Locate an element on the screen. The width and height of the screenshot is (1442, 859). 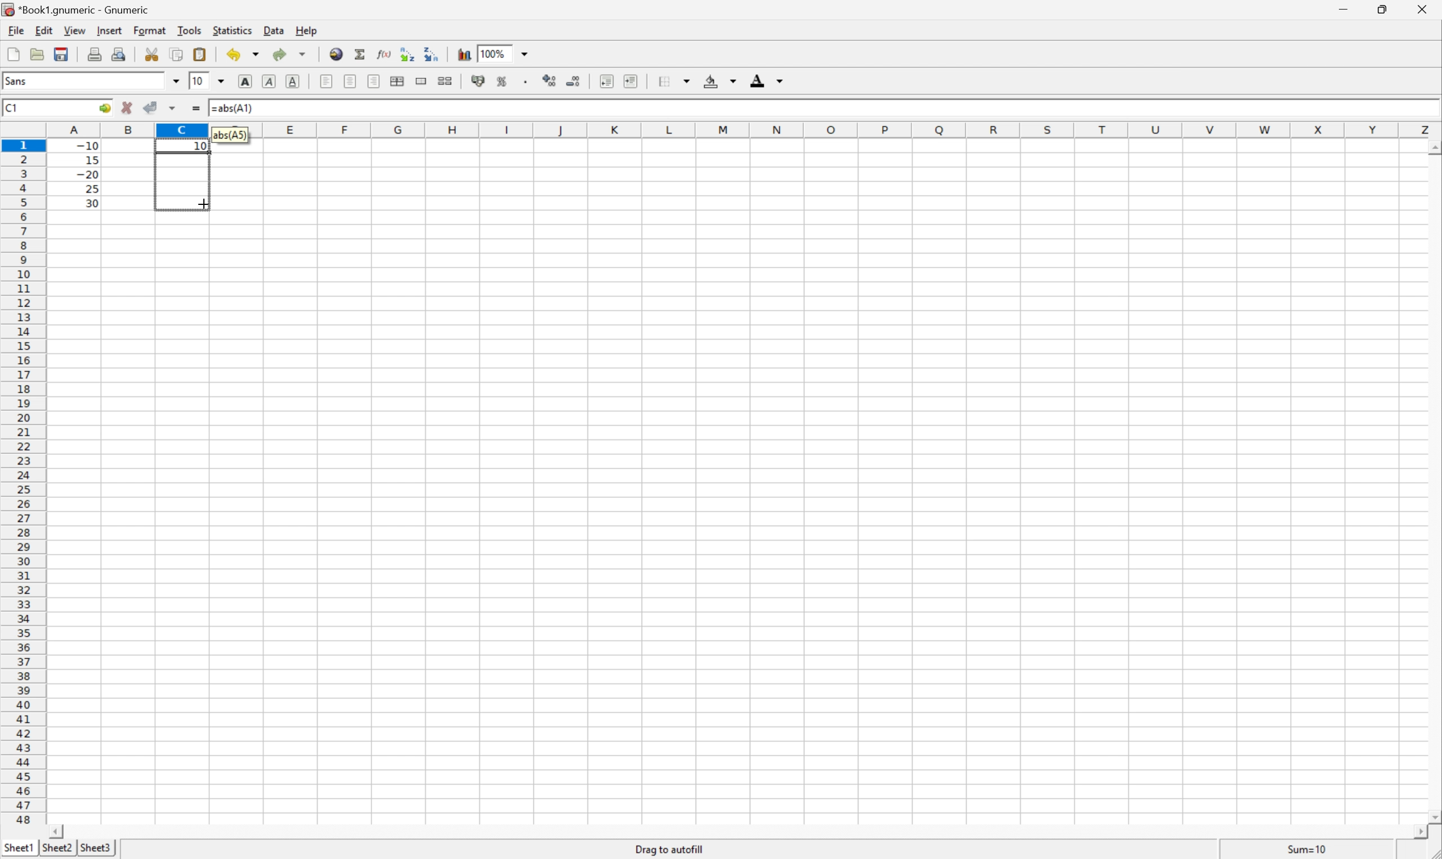
10 is located at coordinates (200, 146).